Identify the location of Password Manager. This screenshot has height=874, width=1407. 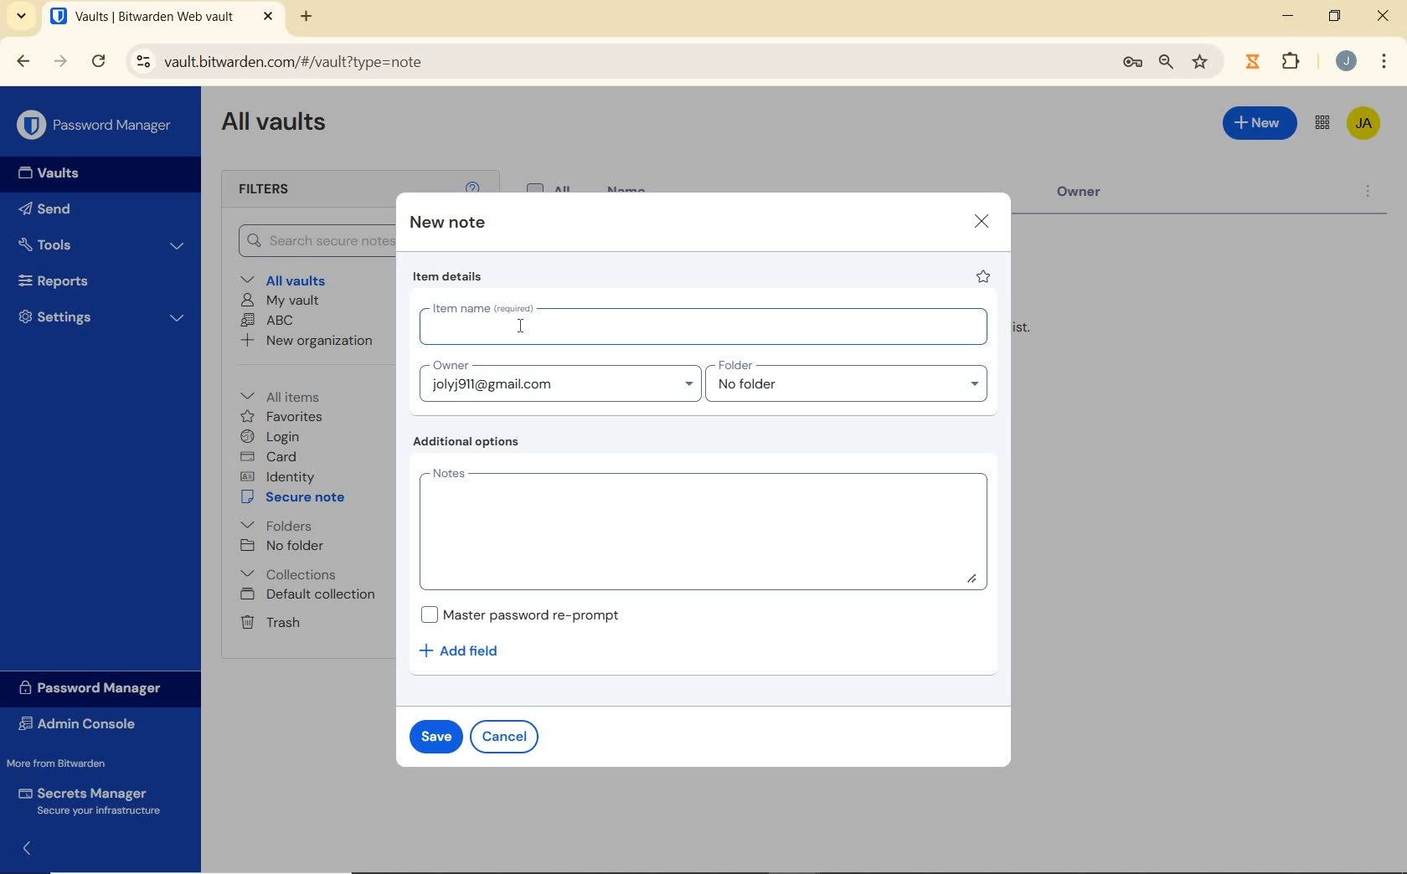
(95, 126).